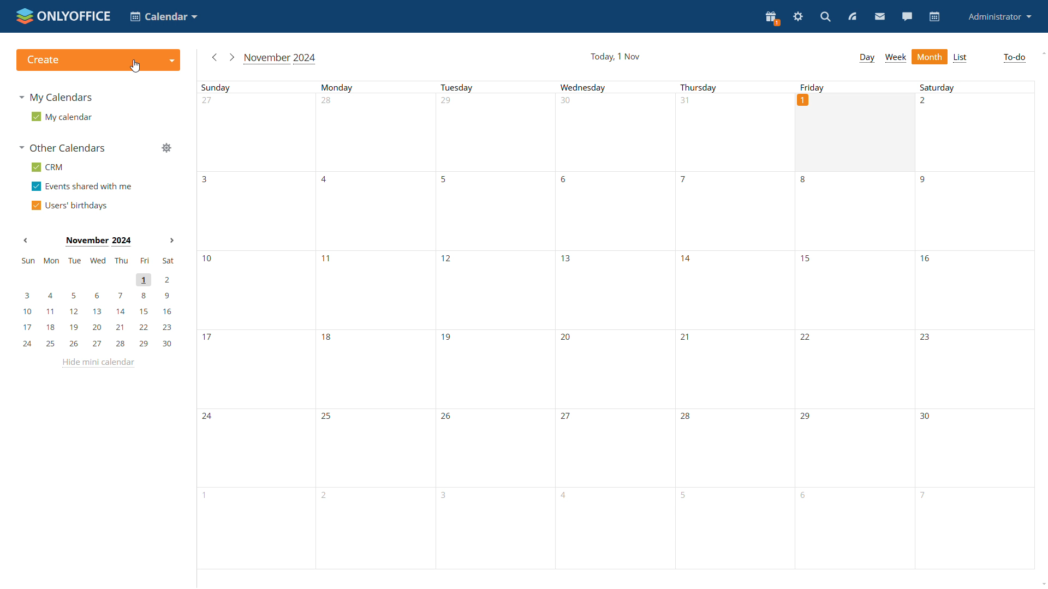 The image size is (1048, 589). What do you see at coordinates (171, 240) in the screenshot?
I see `Next month` at bounding box center [171, 240].